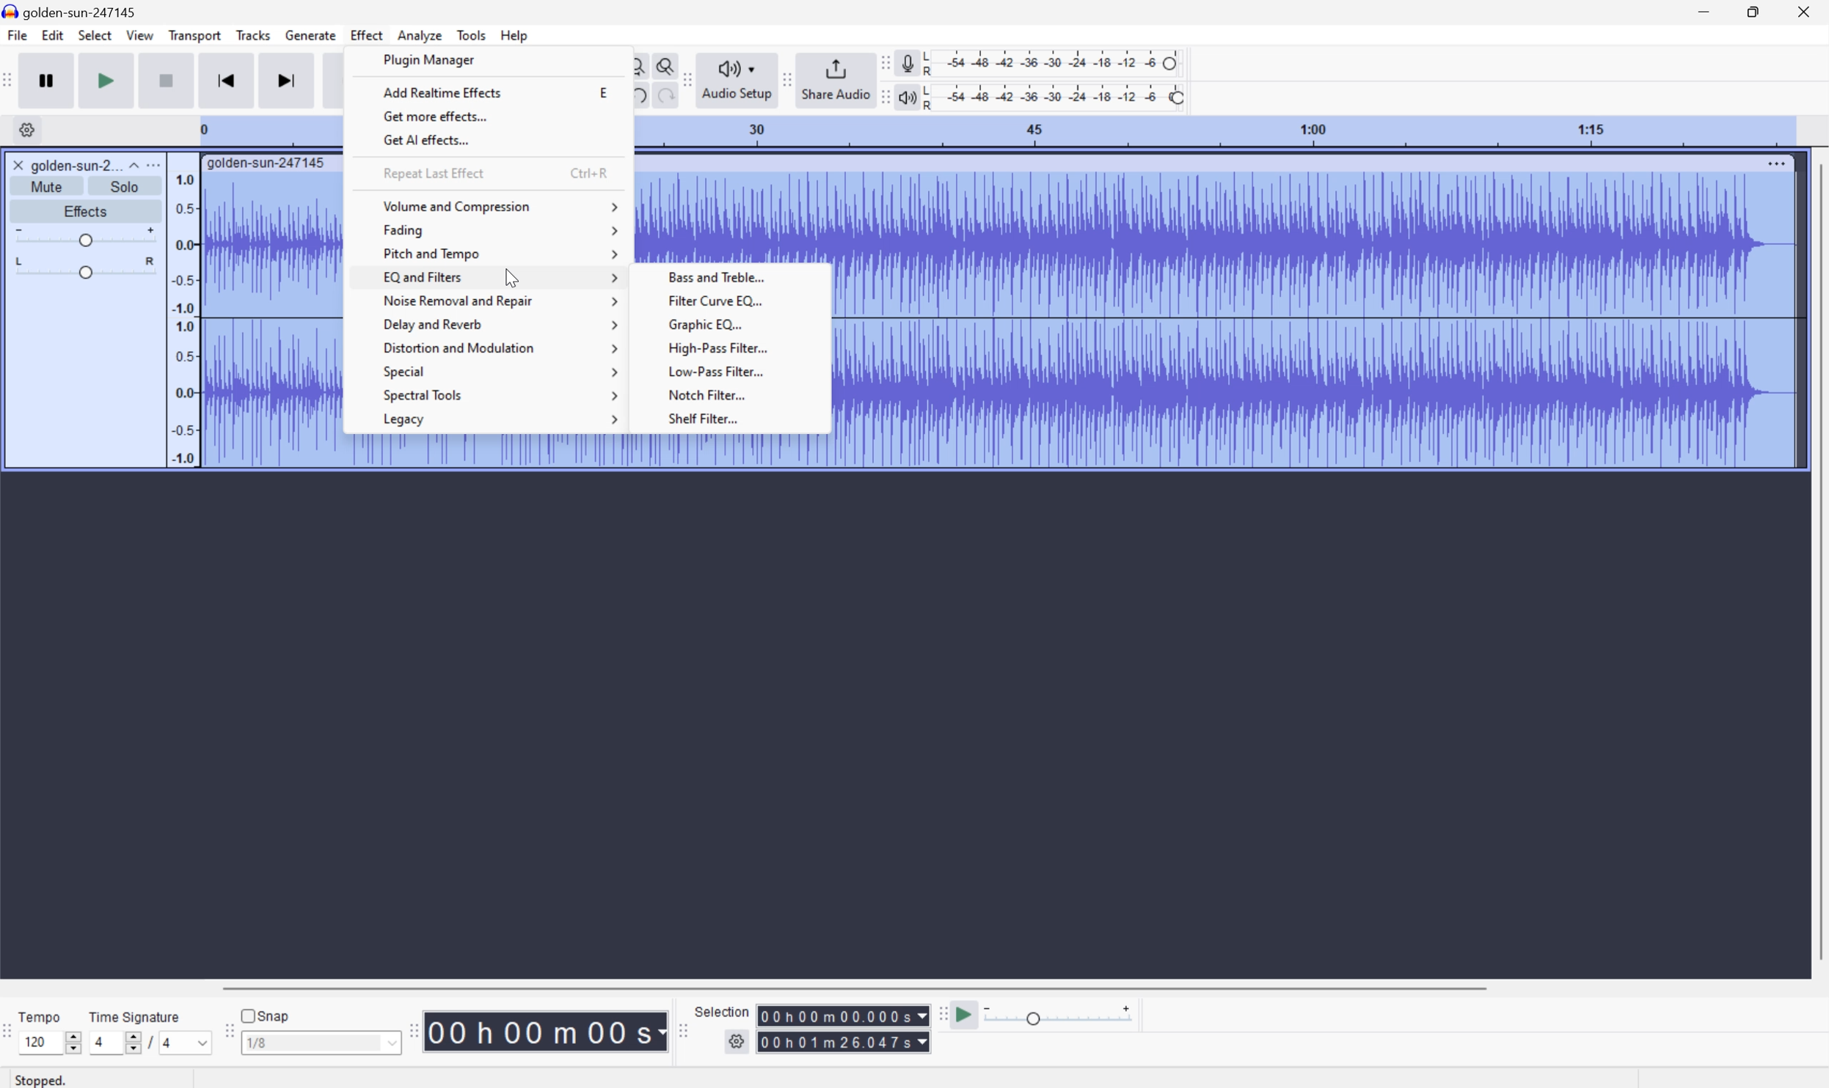 The width and height of the screenshot is (1829, 1088). Describe the element at coordinates (547, 1029) in the screenshot. I see `Time` at that location.